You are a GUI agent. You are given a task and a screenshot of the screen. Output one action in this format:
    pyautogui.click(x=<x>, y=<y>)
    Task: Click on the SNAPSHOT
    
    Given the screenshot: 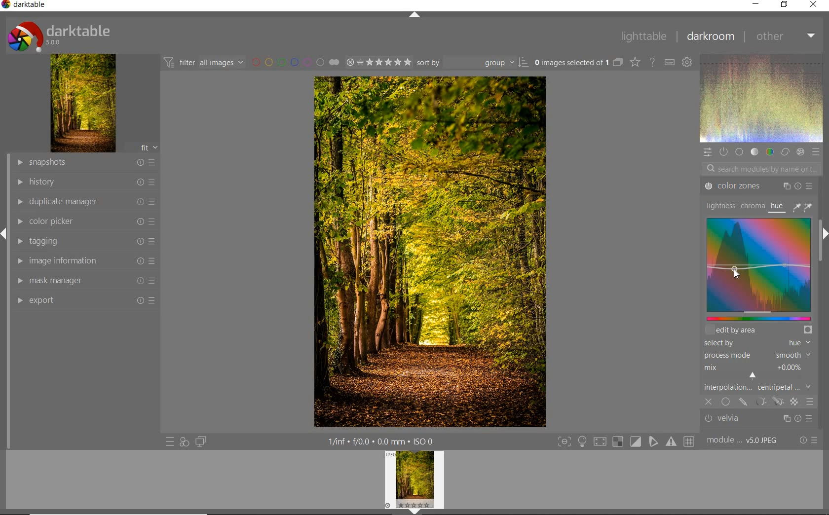 What is the action you would take?
    pyautogui.click(x=85, y=162)
    